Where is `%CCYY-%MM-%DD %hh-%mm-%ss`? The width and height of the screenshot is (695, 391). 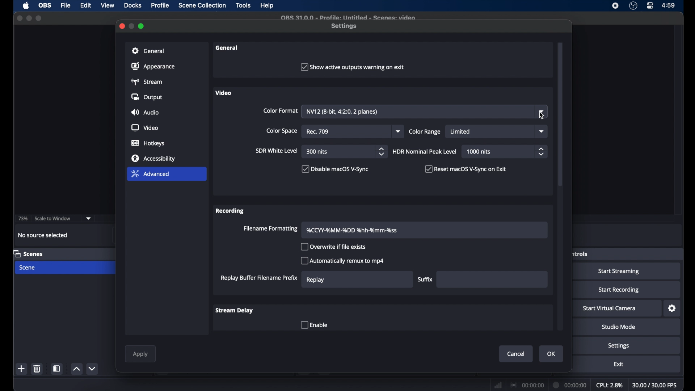 %CCYY-%MM-%DD %hh-%mm-%ss is located at coordinates (355, 230).